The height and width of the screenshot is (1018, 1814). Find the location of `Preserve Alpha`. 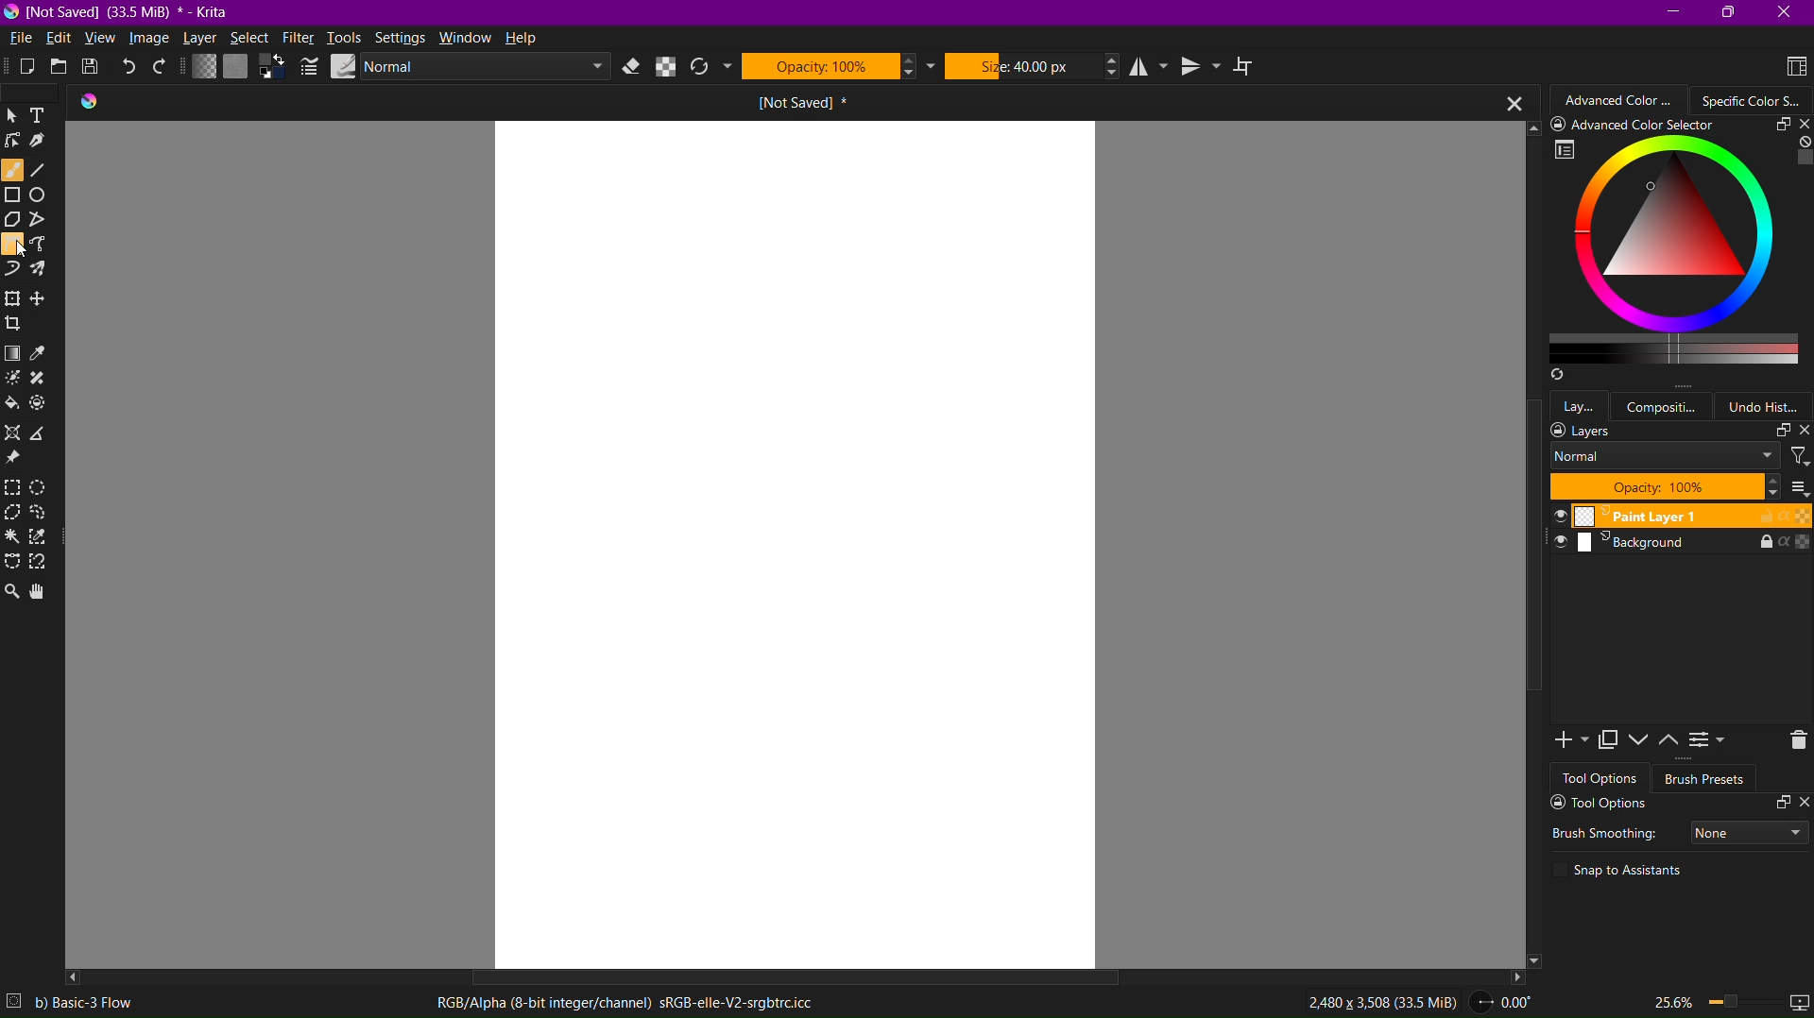

Preserve Alpha is located at coordinates (667, 67).